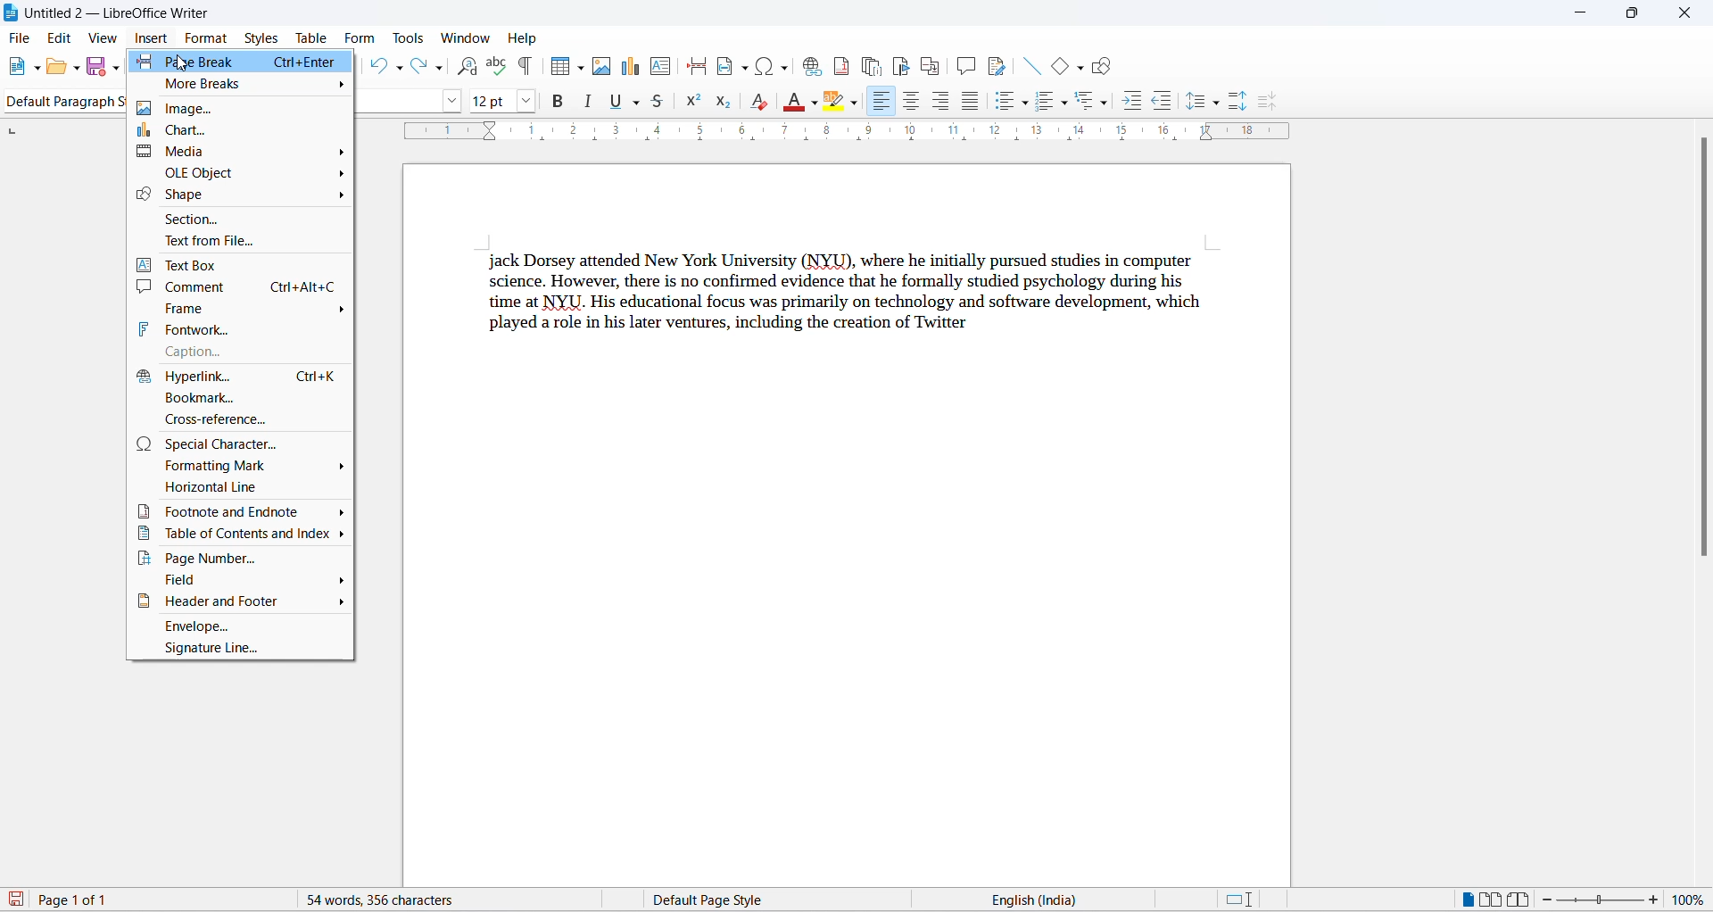  What do you see at coordinates (242, 443) in the screenshot?
I see `special characters` at bounding box center [242, 443].